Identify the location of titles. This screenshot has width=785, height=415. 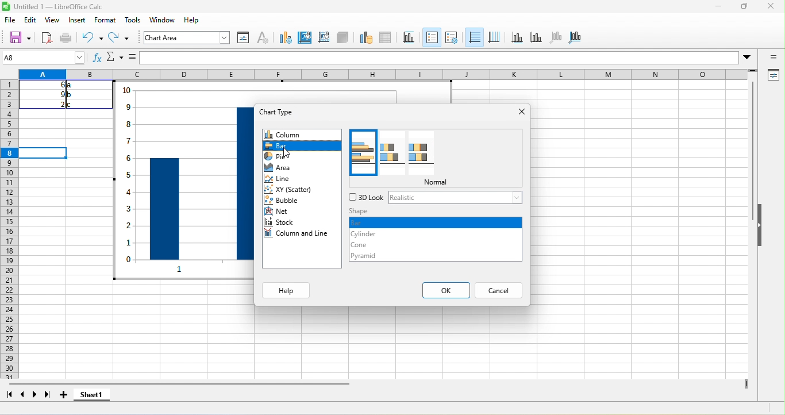
(409, 39).